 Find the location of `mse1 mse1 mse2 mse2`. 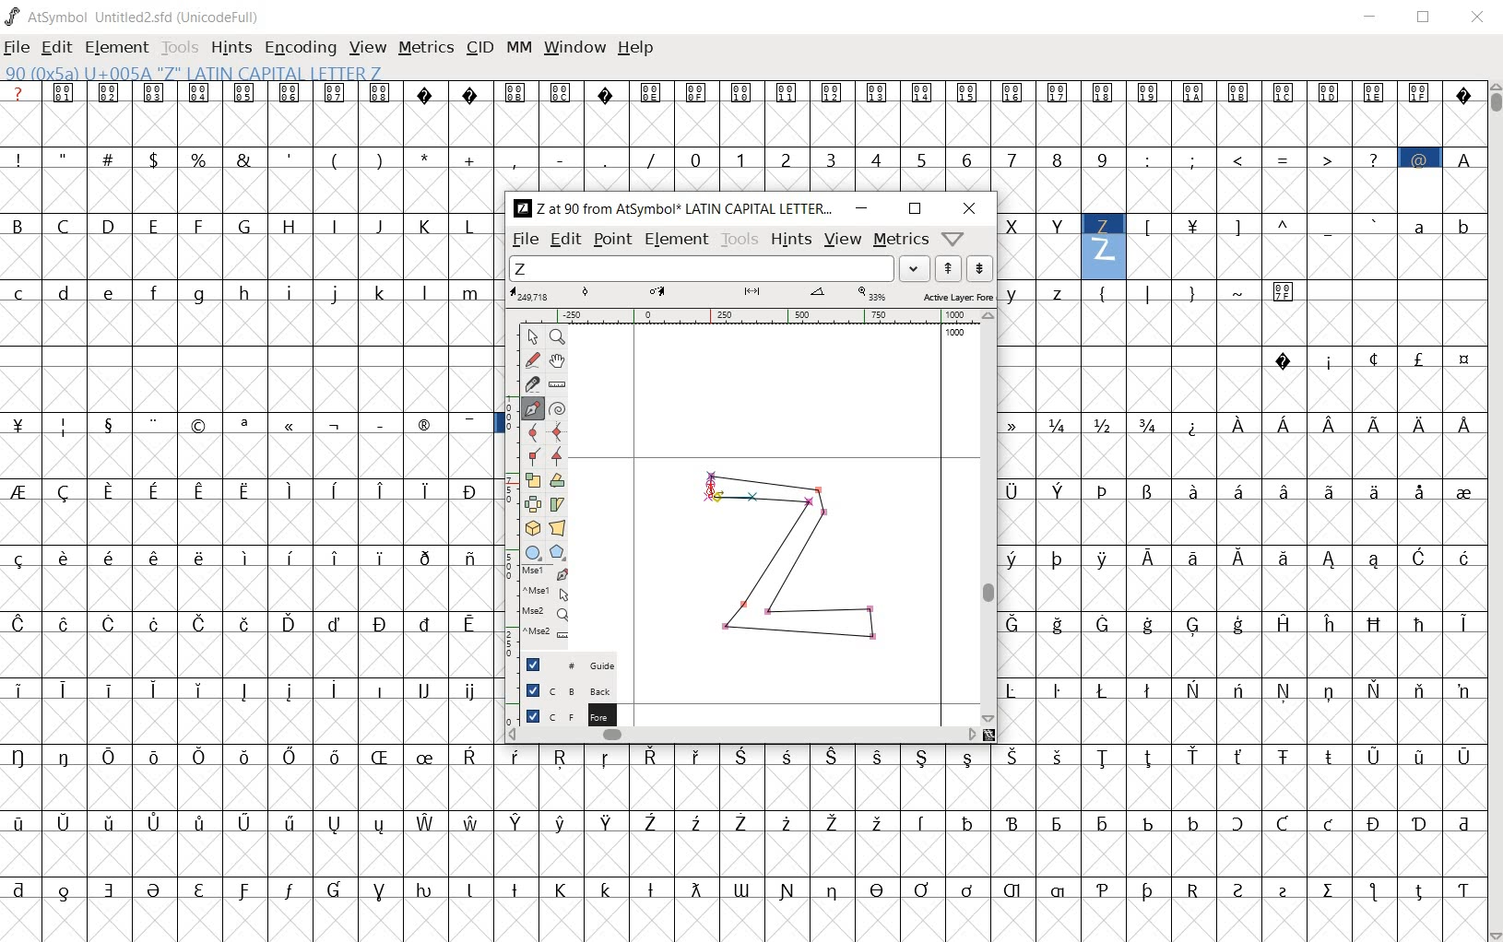

mse1 mse1 mse2 mse2 is located at coordinates (536, 608).